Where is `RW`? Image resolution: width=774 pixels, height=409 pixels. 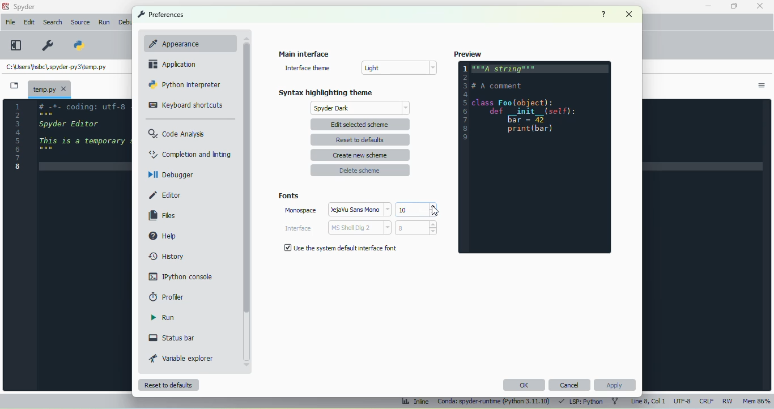
RW is located at coordinates (728, 401).